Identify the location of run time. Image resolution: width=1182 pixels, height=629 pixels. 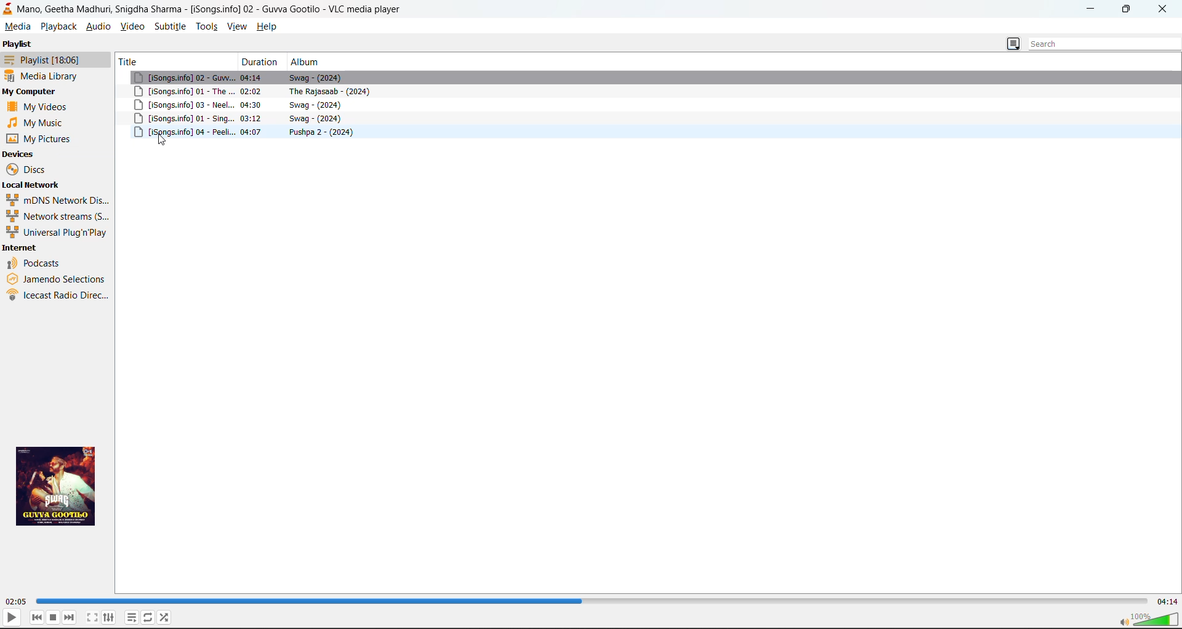
(15, 603).